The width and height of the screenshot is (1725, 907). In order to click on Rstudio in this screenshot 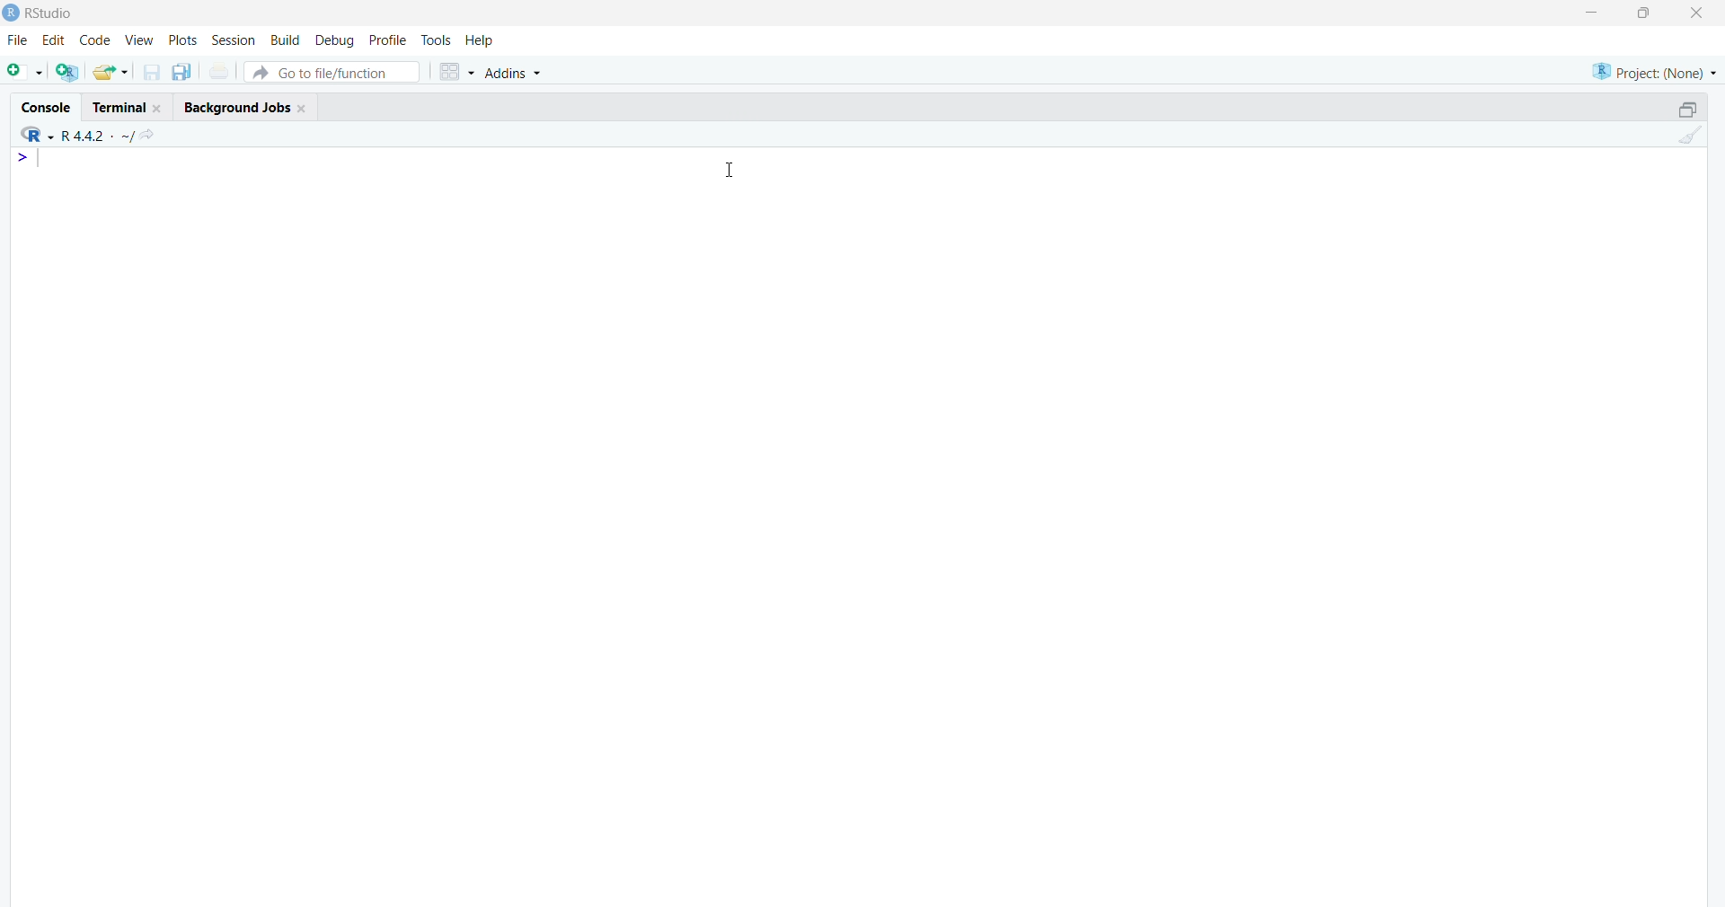, I will do `click(55, 13)`.